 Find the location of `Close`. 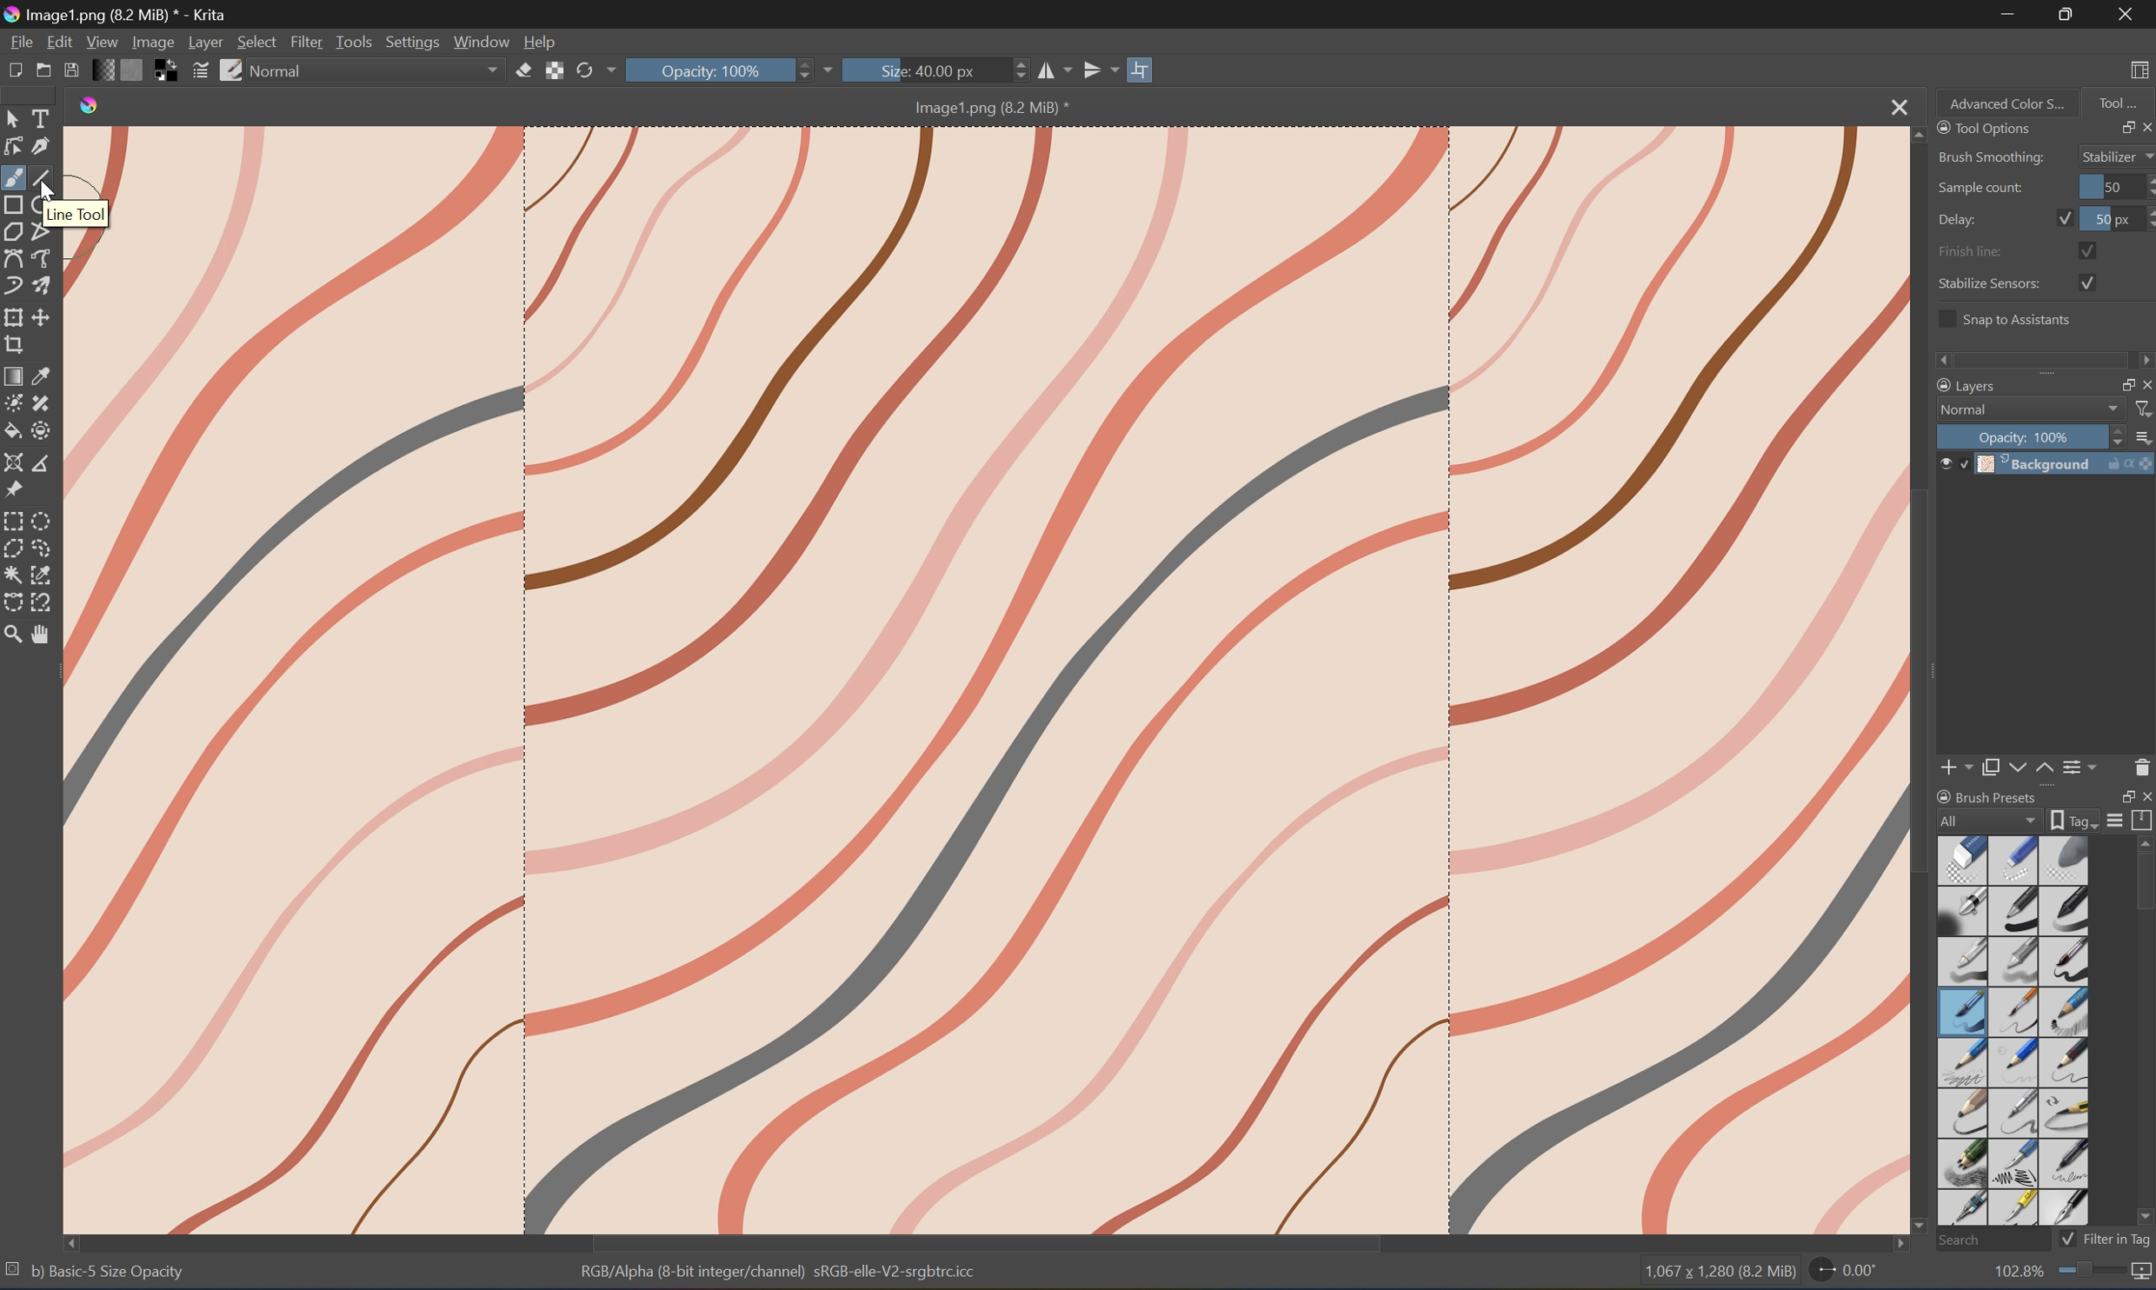

Close is located at coordinates (2142, 127).